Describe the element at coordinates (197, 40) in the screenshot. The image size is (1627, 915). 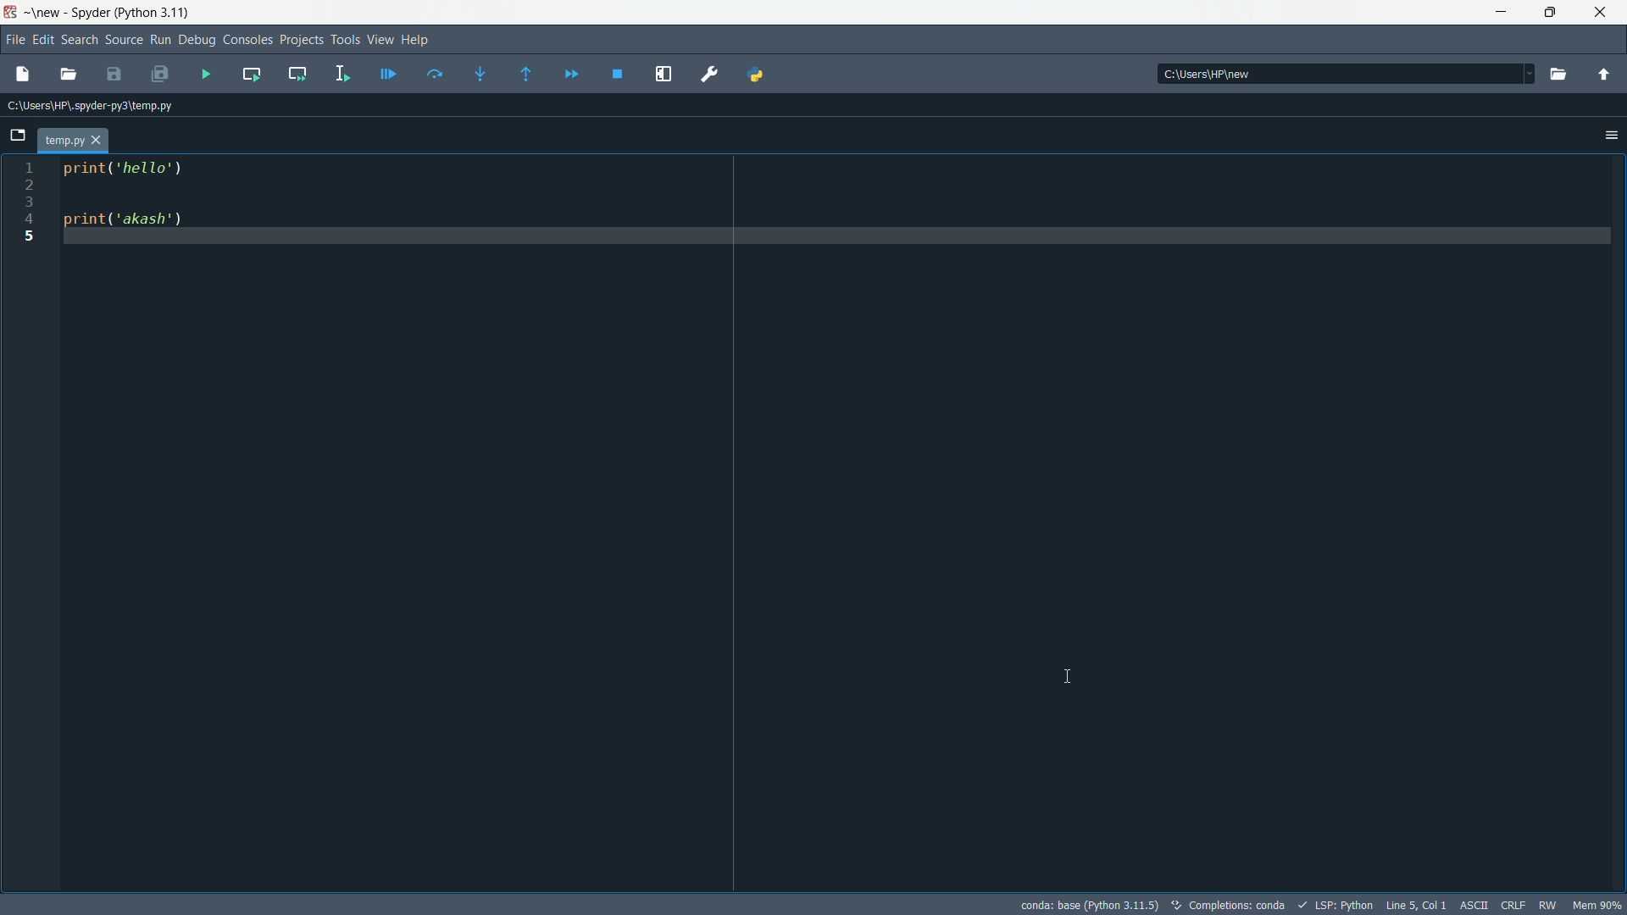
I see `debug menu` at that location.